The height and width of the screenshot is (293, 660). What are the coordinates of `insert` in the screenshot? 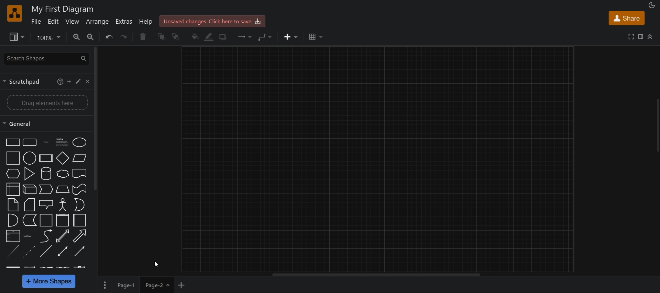 It's located at (292, 38).